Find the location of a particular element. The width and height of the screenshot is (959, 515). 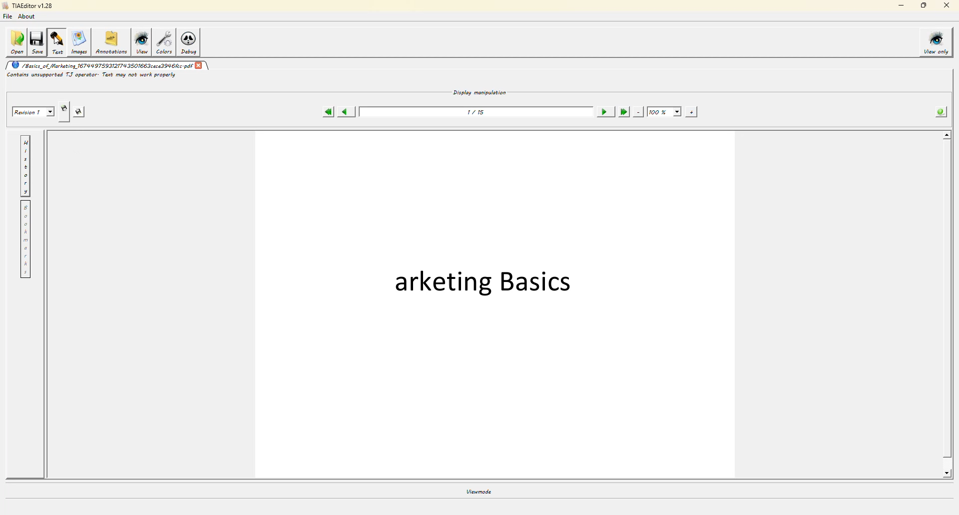

text is located at coordinates (57, 42).